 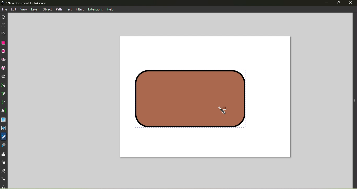 What do you see at coordinates (29, 3) in the screenshot?
I see `New document 1 - Inkscape` at bounding box center [29, 3].